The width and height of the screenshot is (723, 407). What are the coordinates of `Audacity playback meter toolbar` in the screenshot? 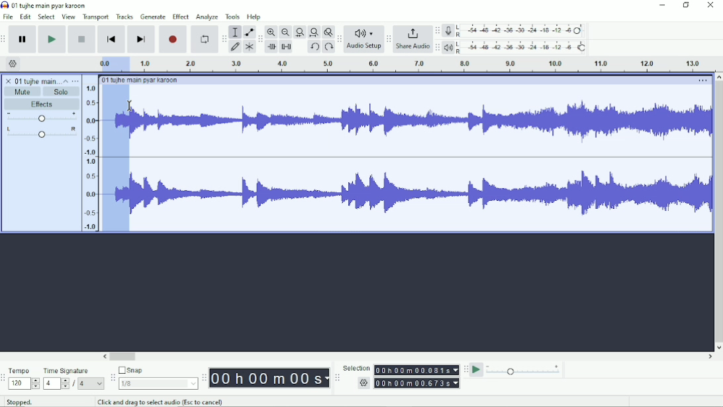 It's located at (437, 47).